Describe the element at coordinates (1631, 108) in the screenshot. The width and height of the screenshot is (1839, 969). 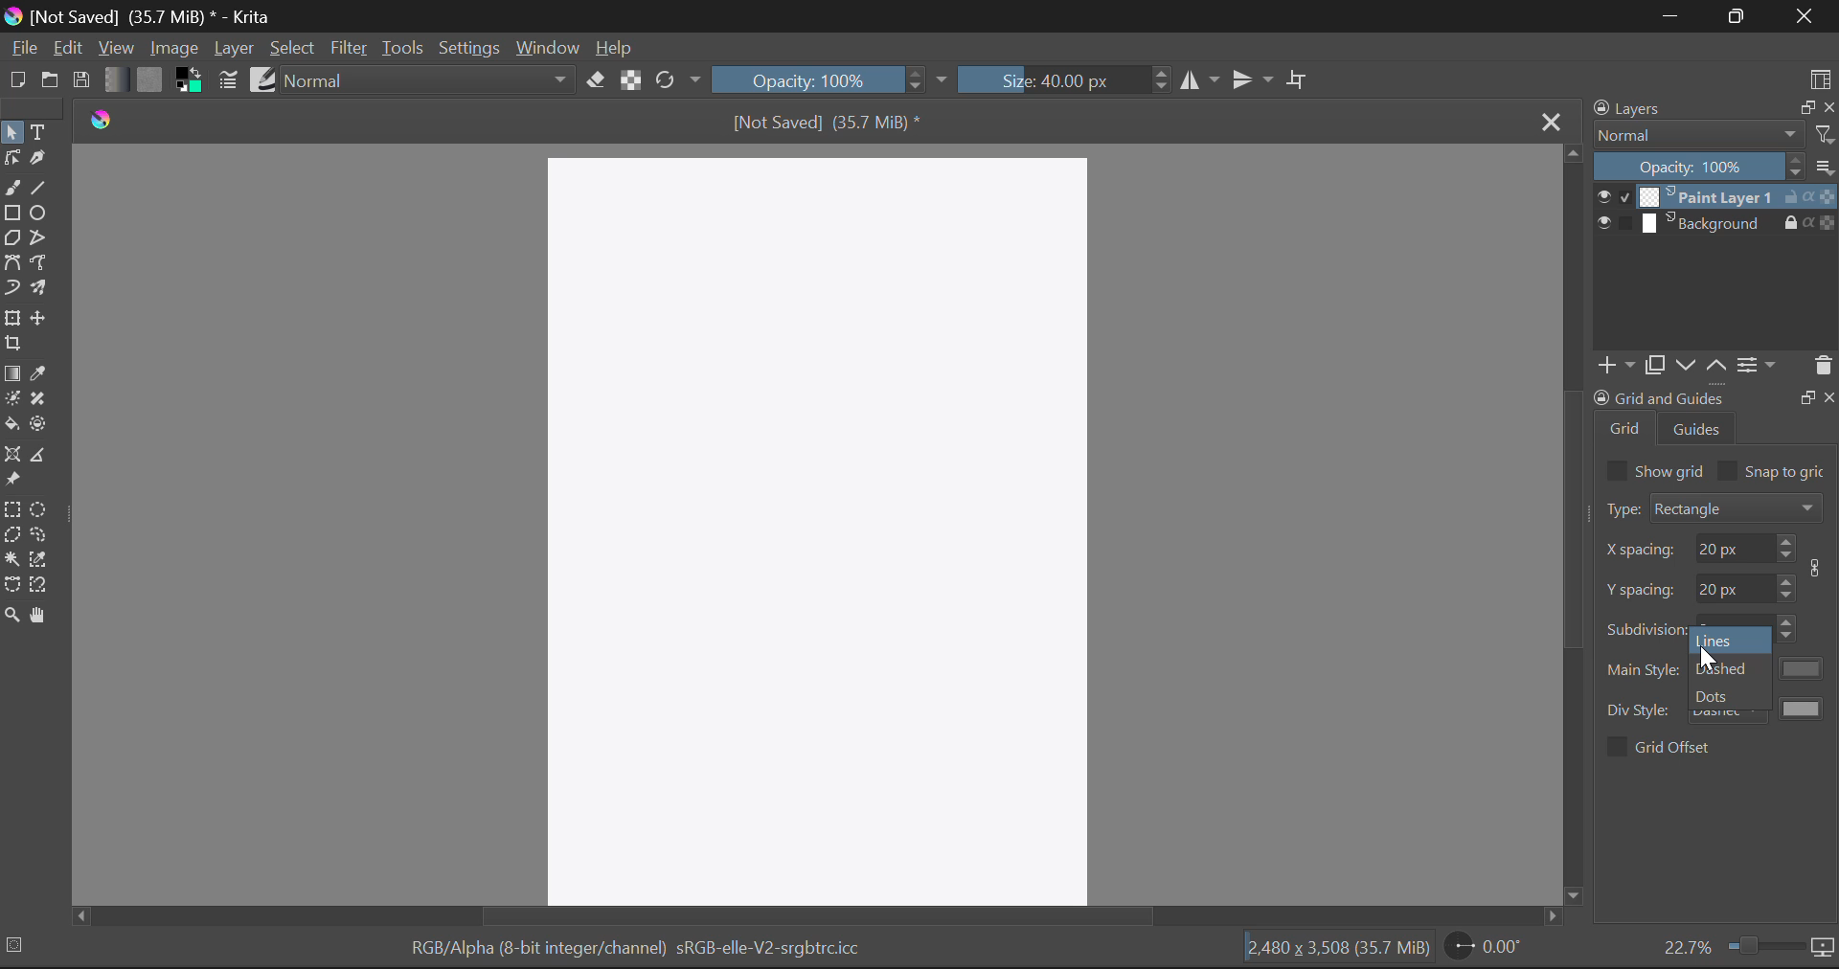
I see `layers` at that location.